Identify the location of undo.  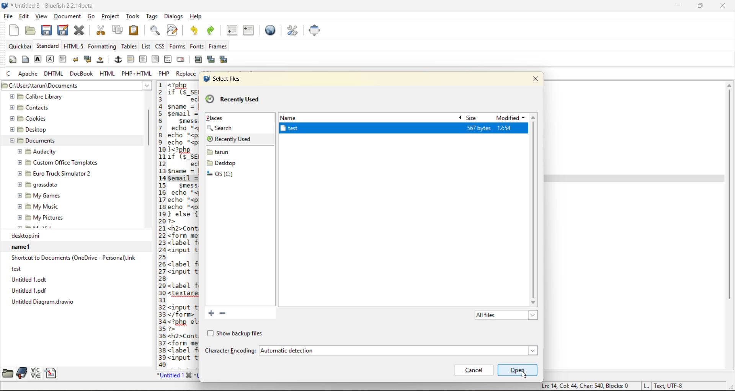
(193, 30).